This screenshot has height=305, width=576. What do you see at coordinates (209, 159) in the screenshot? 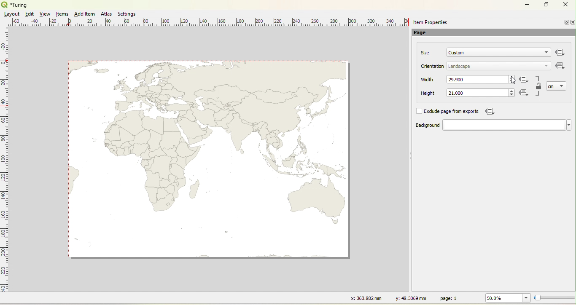
I see `Map` at bounding box center [209, 159].